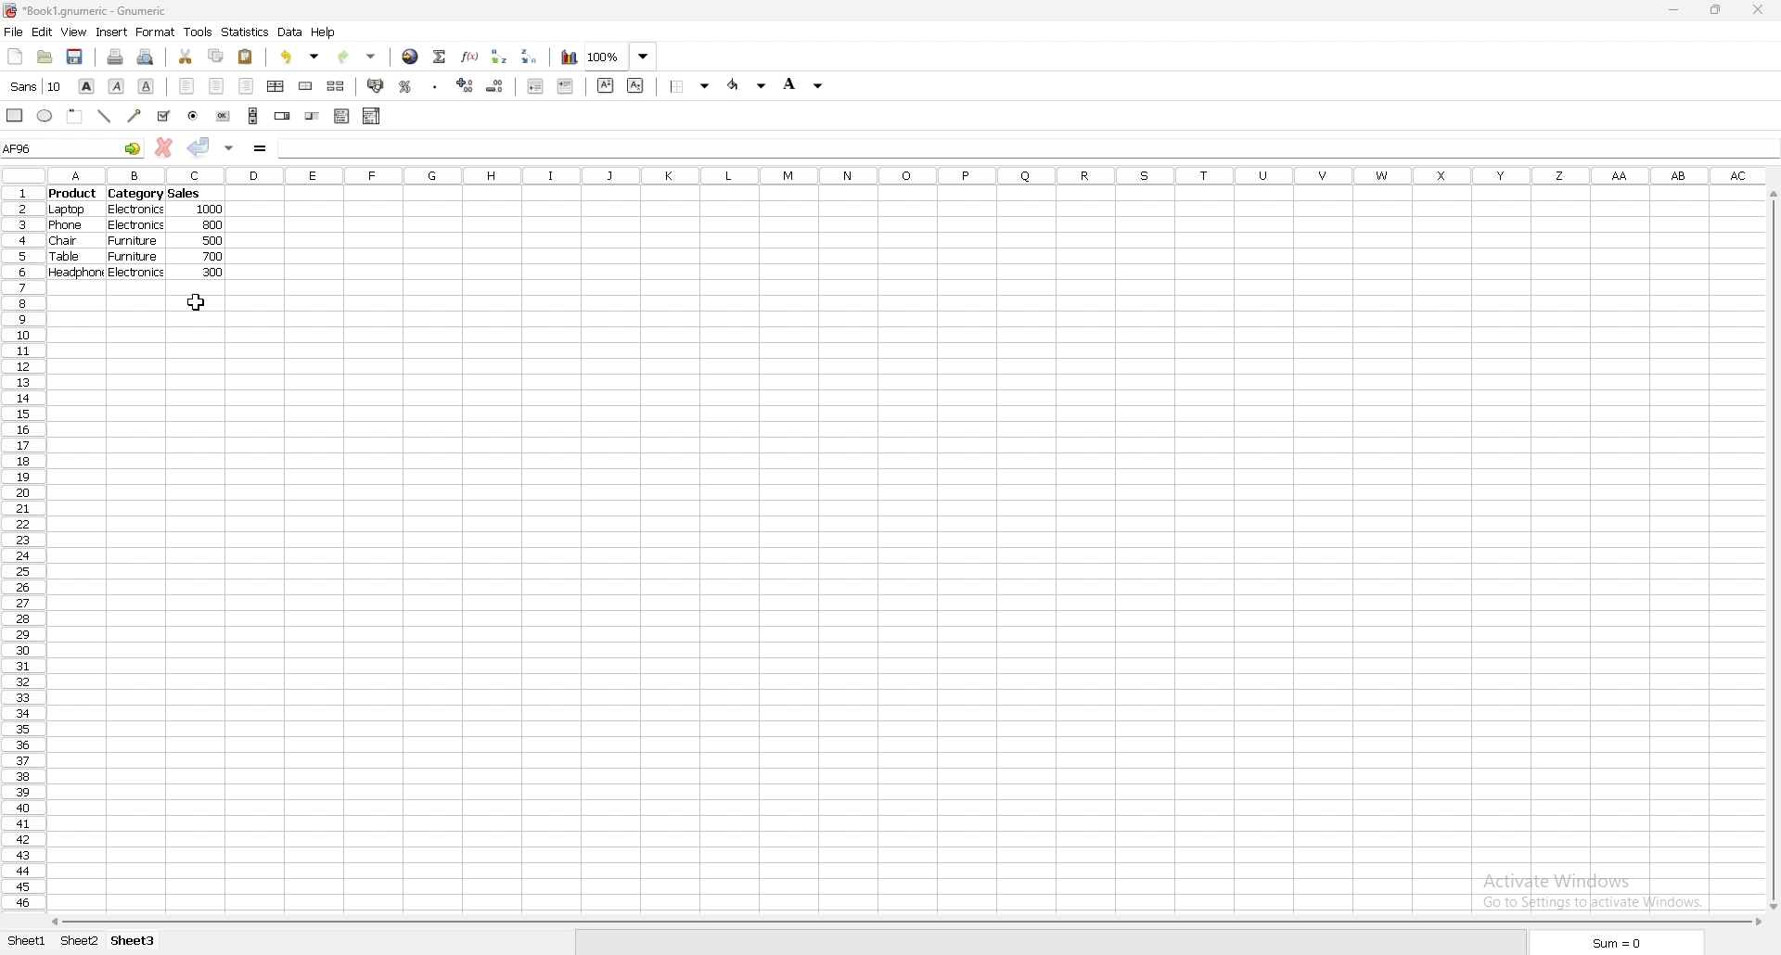 Image resolution: width=1781 pixels, height=955 pixels. What do you see at coordinates (187, 57) in the screenshot?
I see `cut` at bounding box center [187, 57].